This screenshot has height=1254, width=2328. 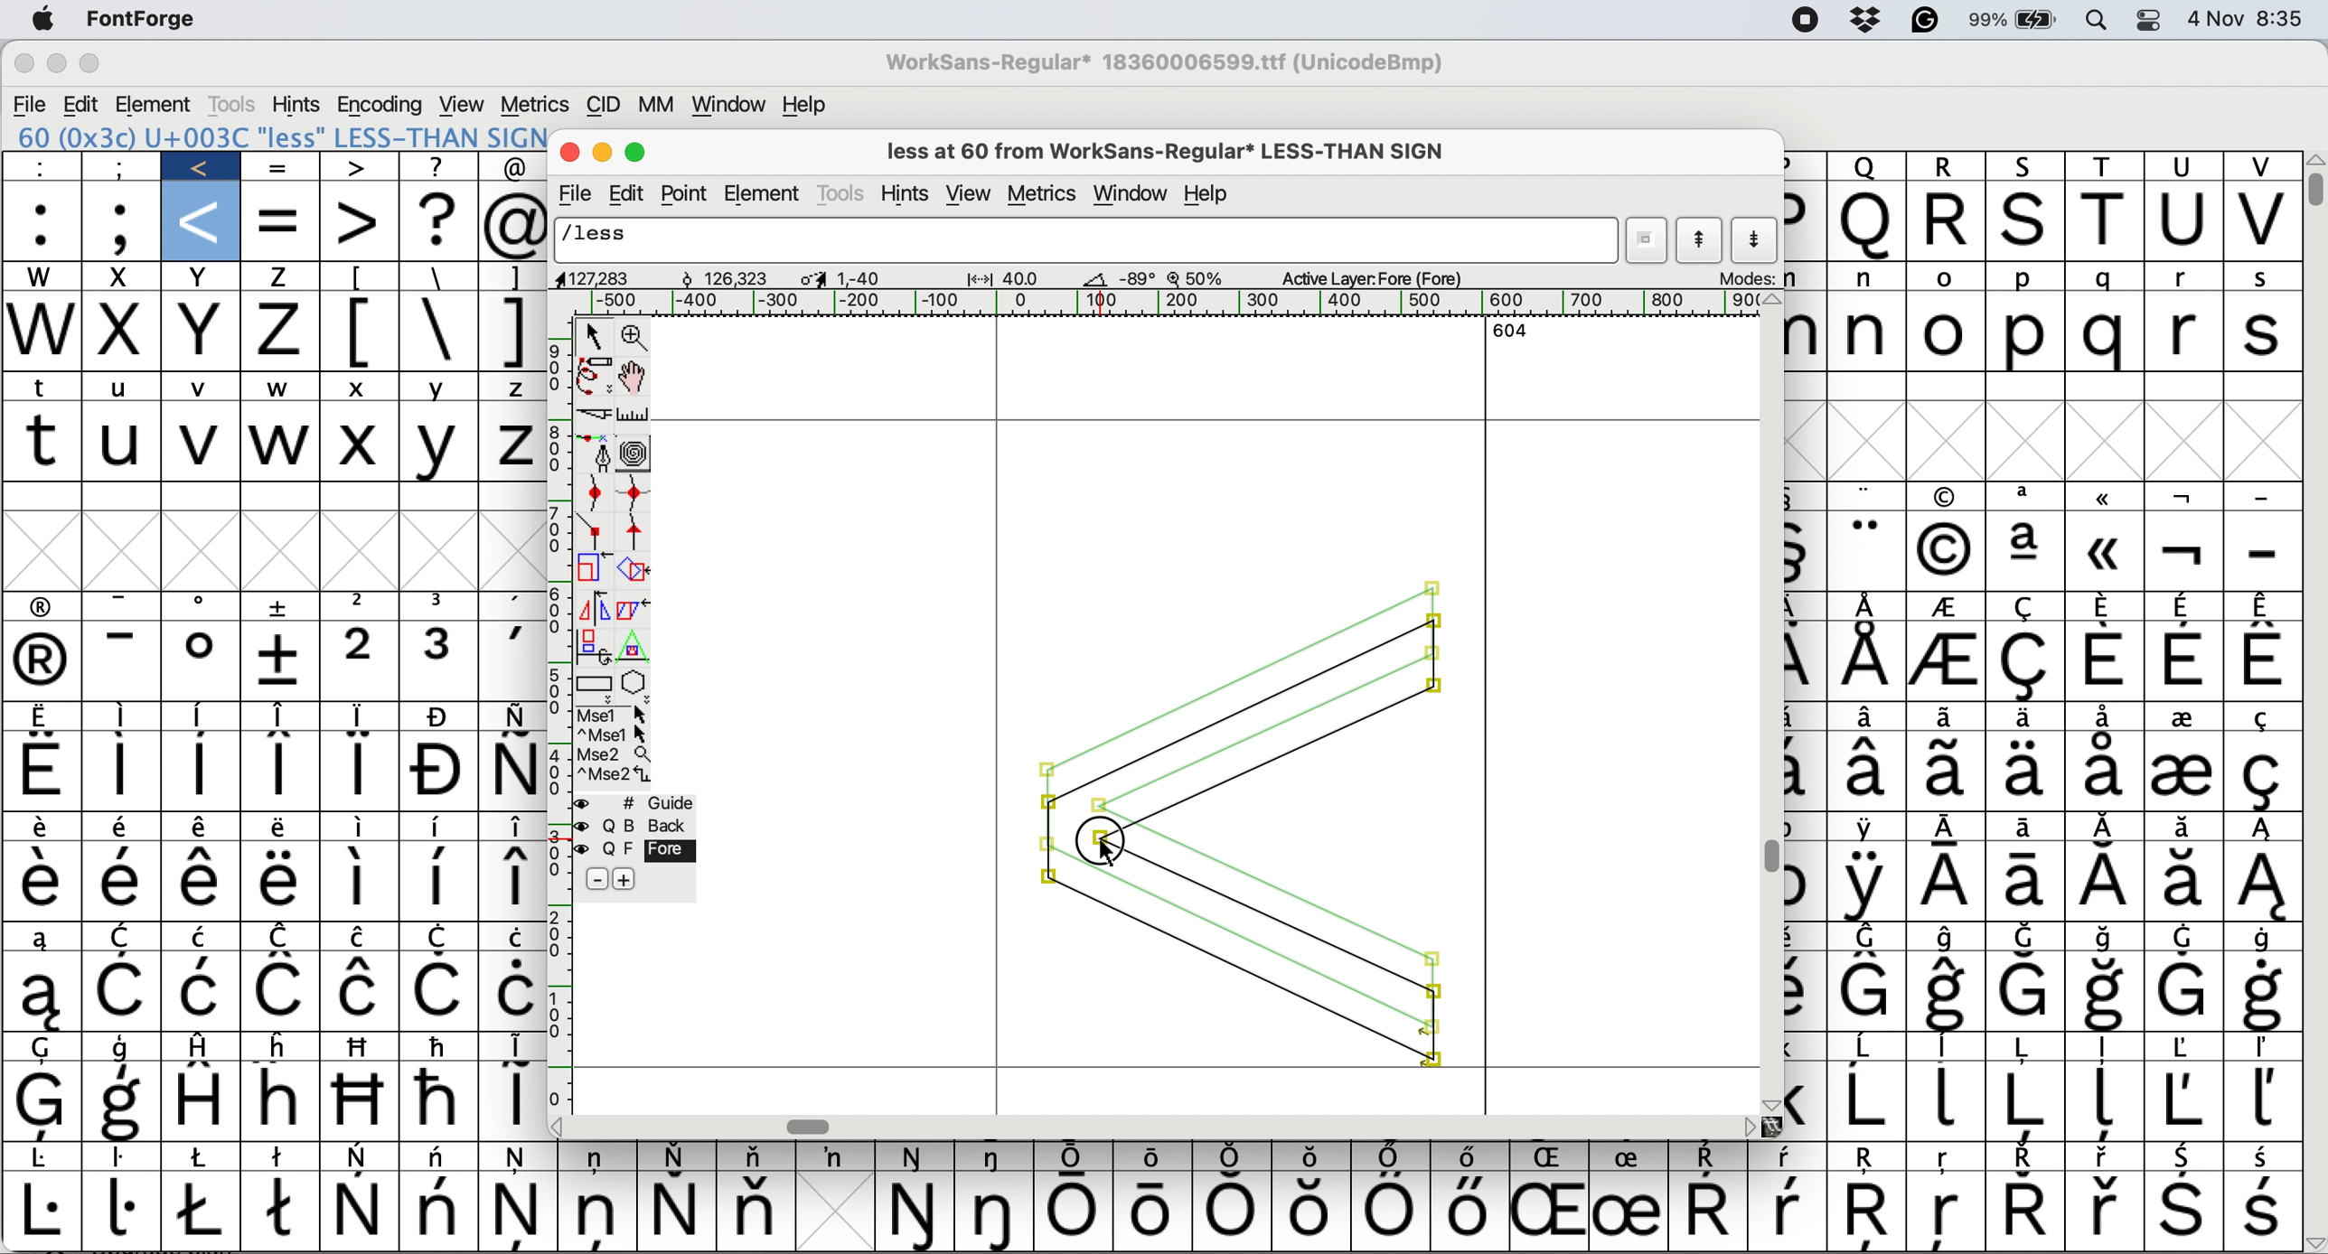 I want to click on @, so click(x=517, y=222).